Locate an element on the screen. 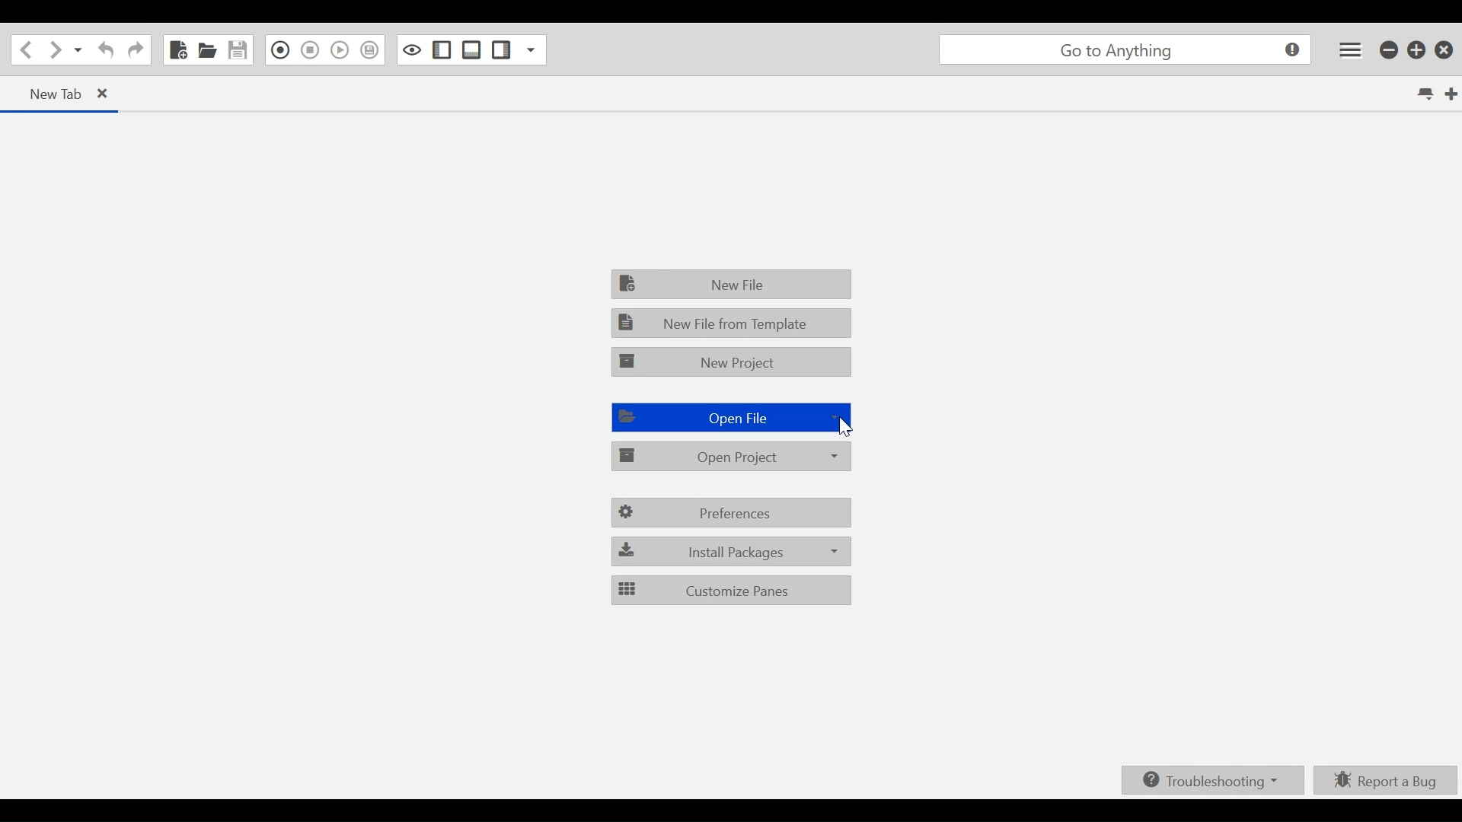 This screenshot has height=822, width=1462. Show/Hide Left Pane is located at coordinates (442, 50).